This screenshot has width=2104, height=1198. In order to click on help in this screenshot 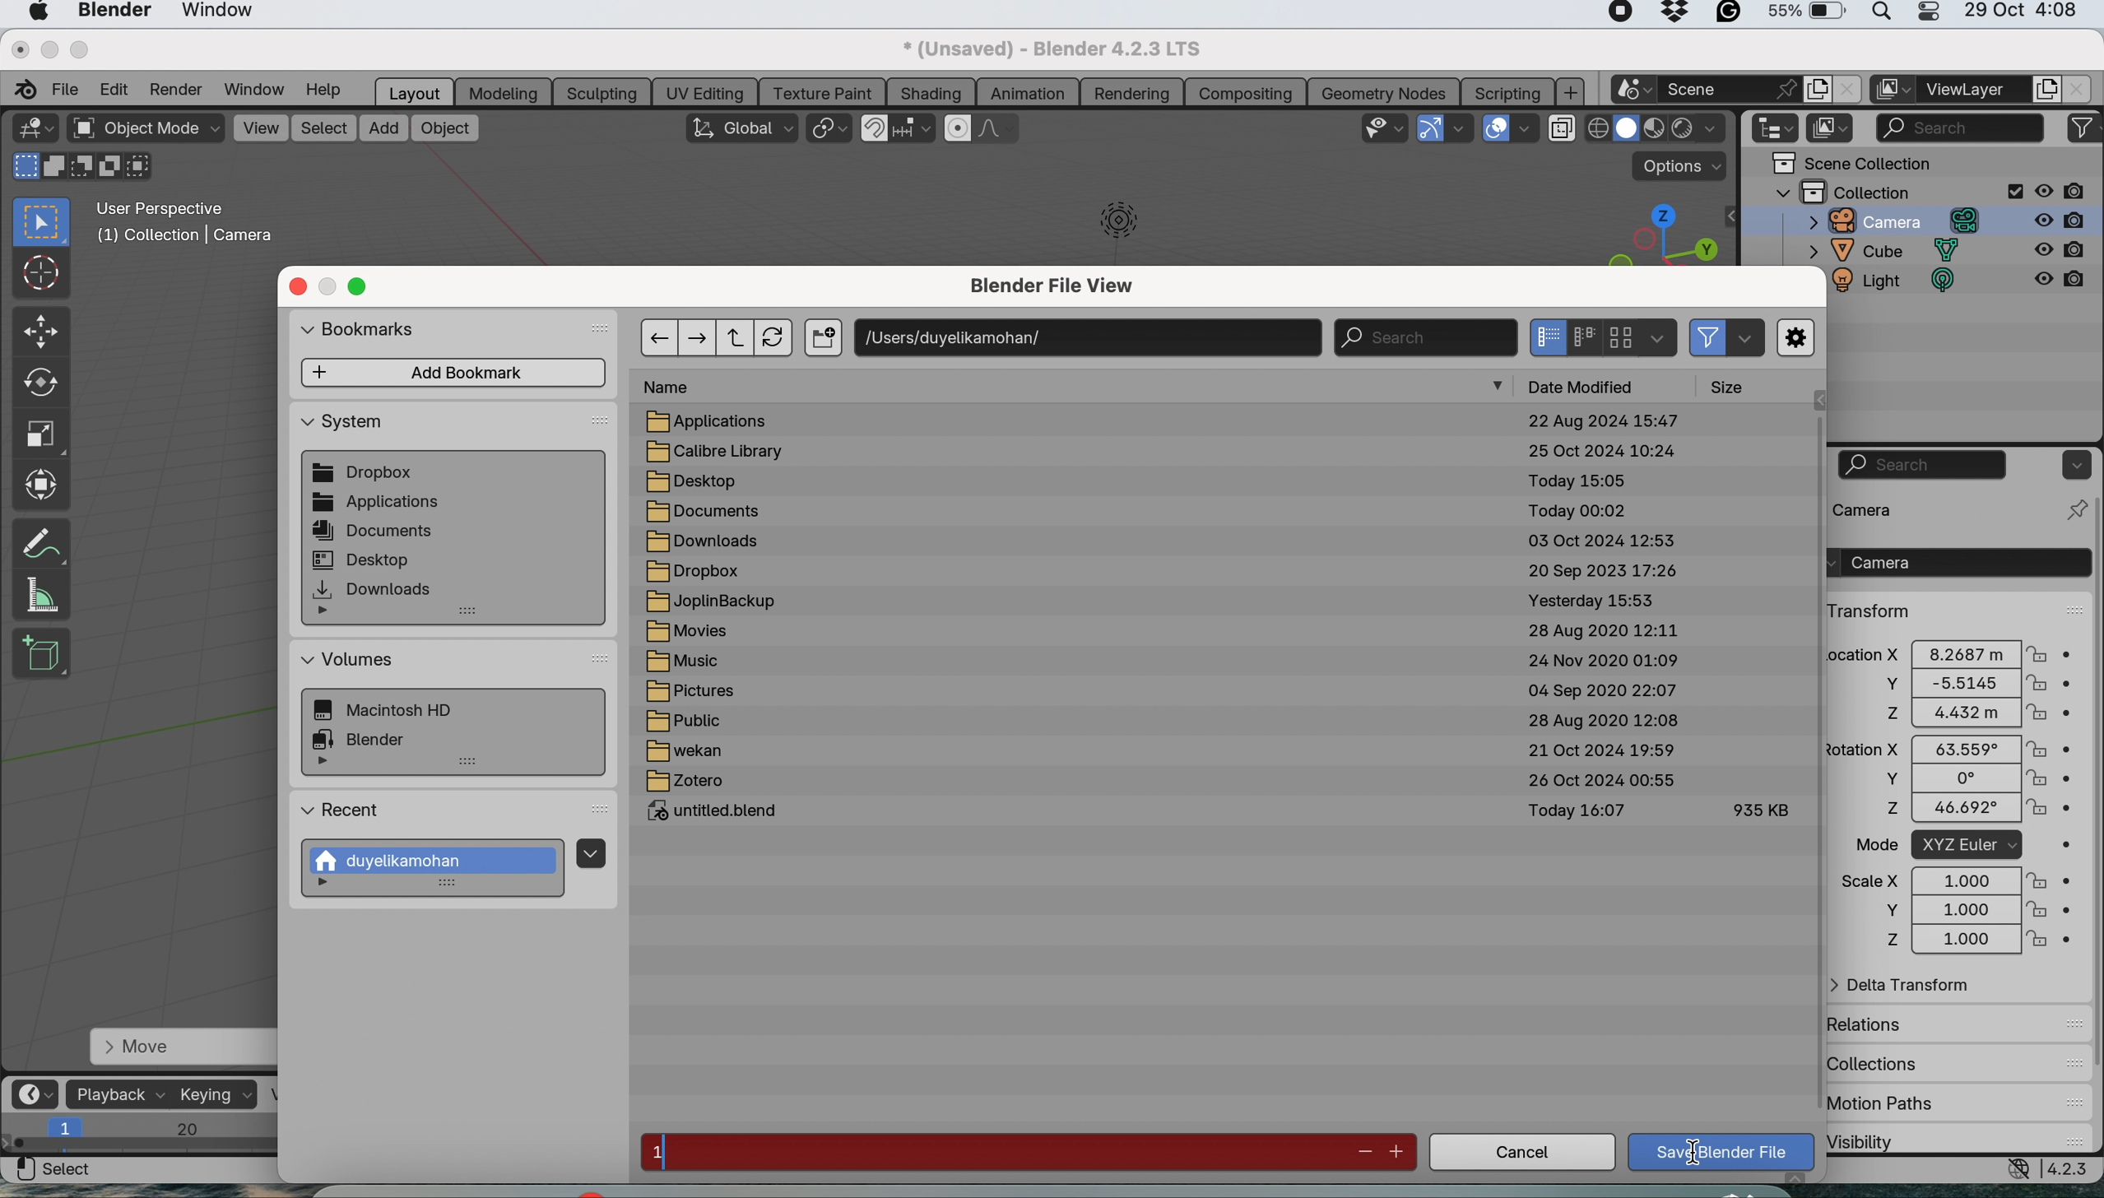, I will do `click(331, 90)`.